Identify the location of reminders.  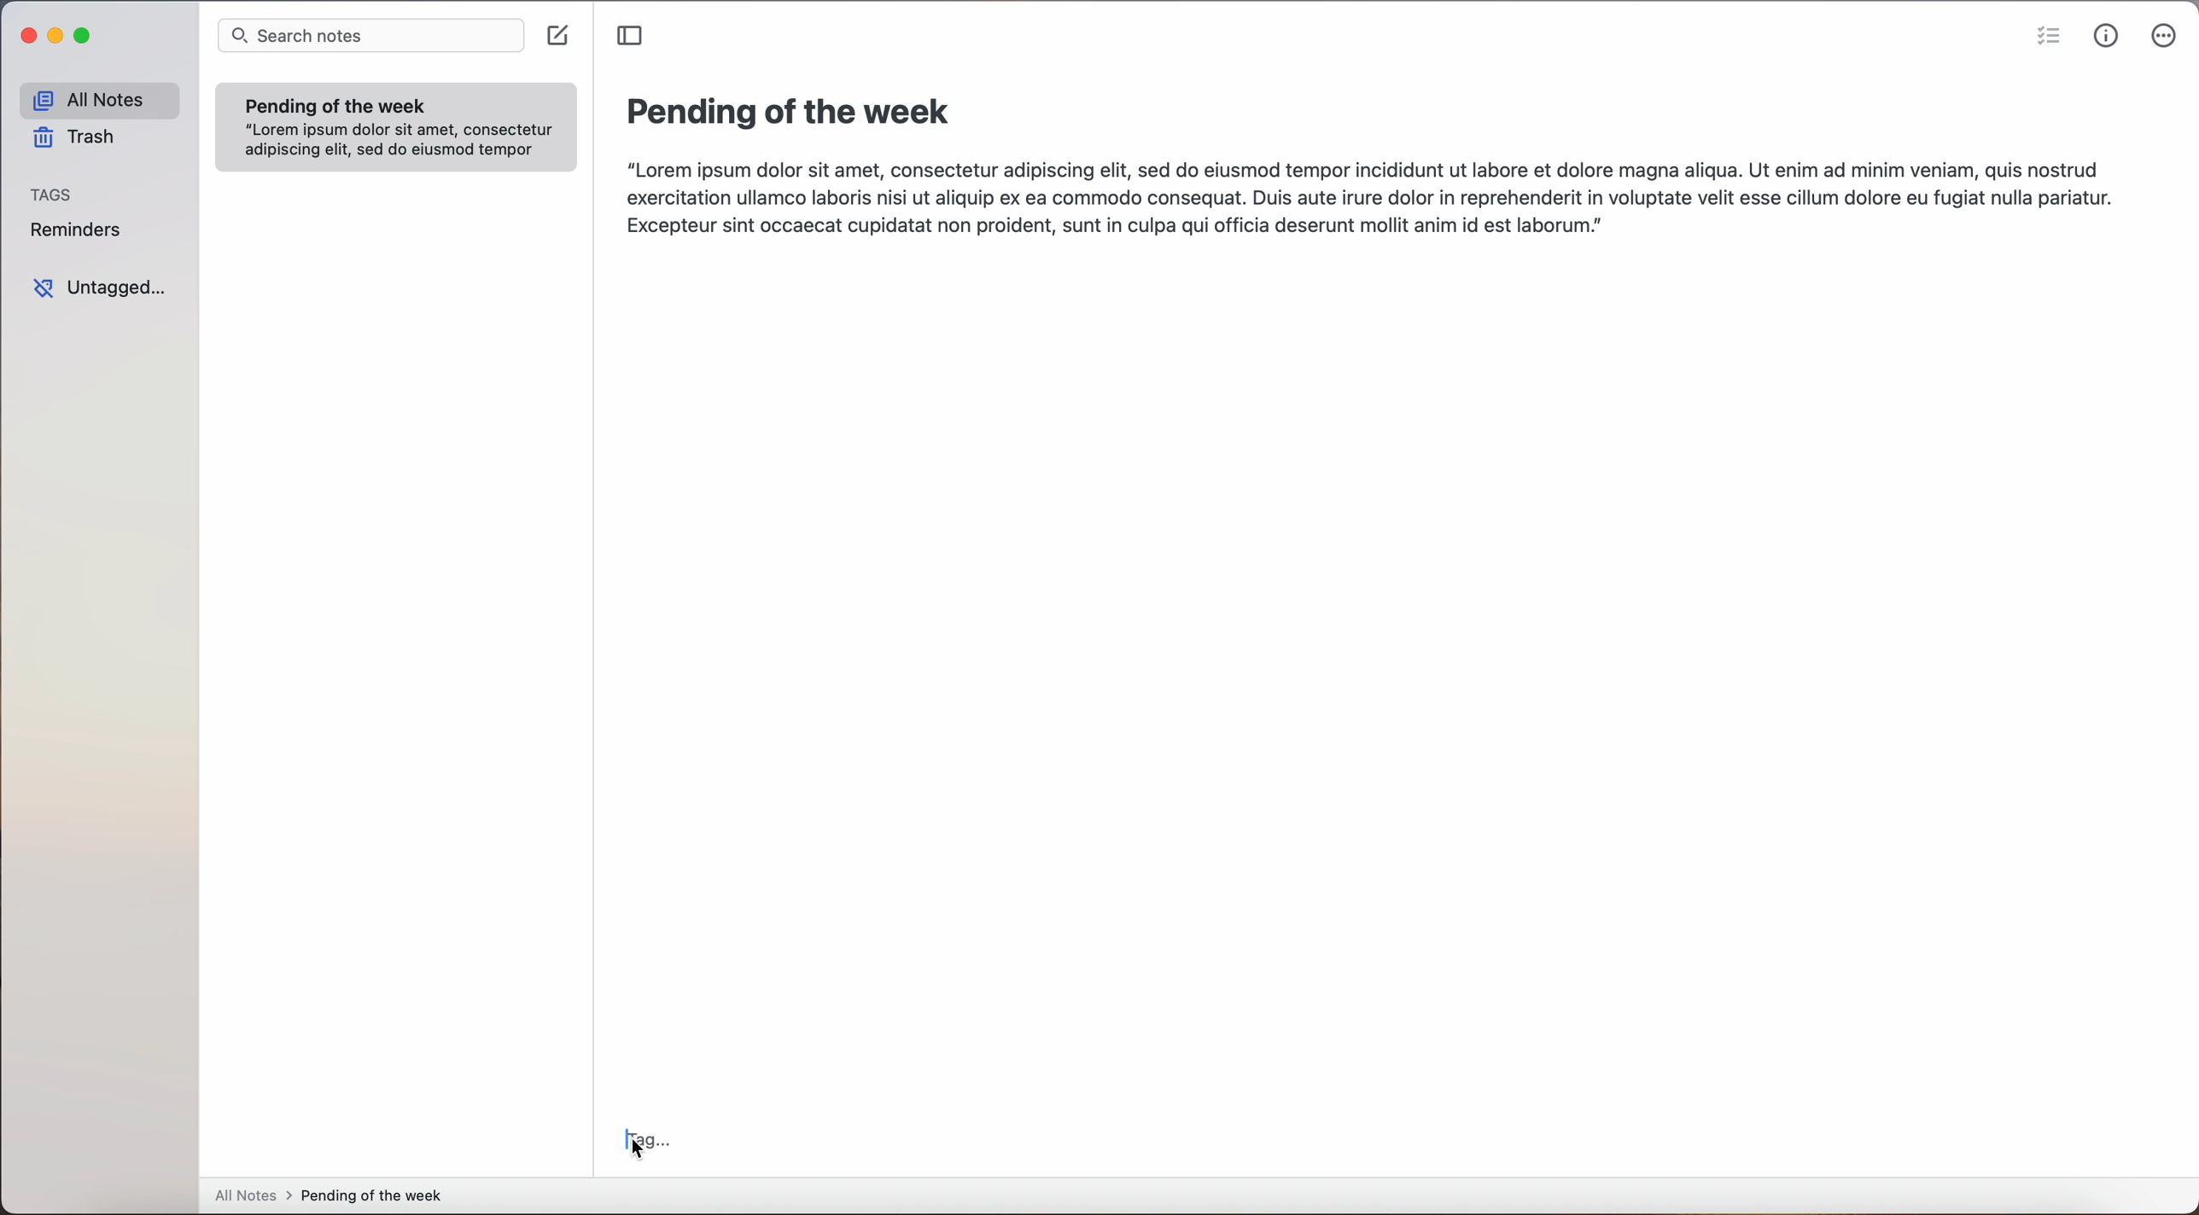
(79, 232).